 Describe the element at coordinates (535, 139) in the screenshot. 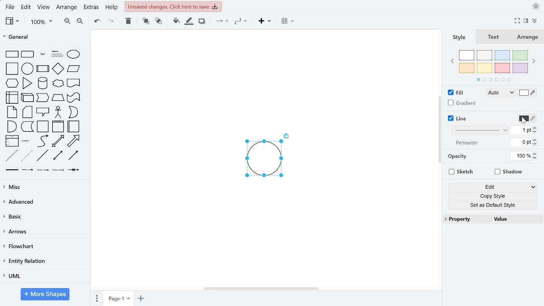

I see `increase perimeter` at that location.